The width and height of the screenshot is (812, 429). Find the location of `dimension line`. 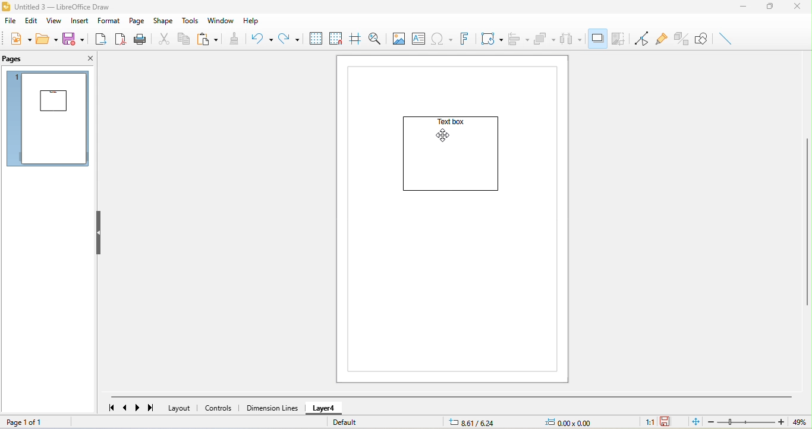

dimension line is located at coordinates (271, 407).